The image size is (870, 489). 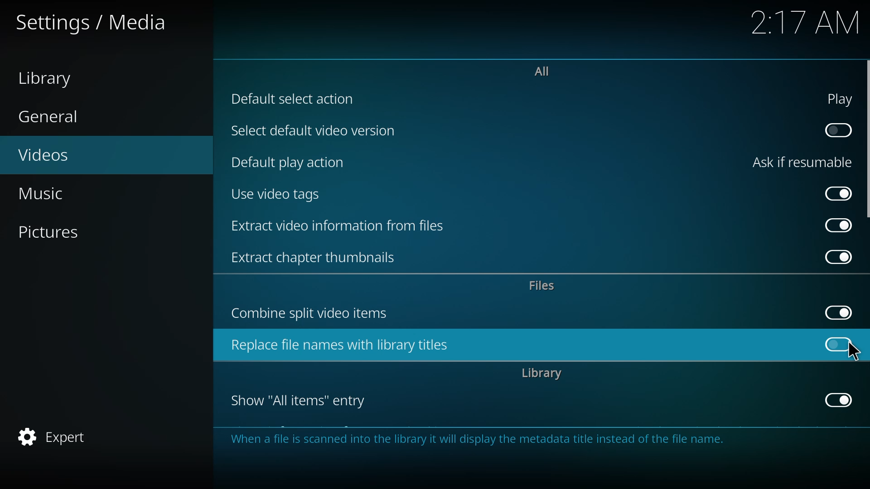 What do you see at coordinates (50, 233) in the screenshot?
I see `pictures` at bounding box center [50, 233].